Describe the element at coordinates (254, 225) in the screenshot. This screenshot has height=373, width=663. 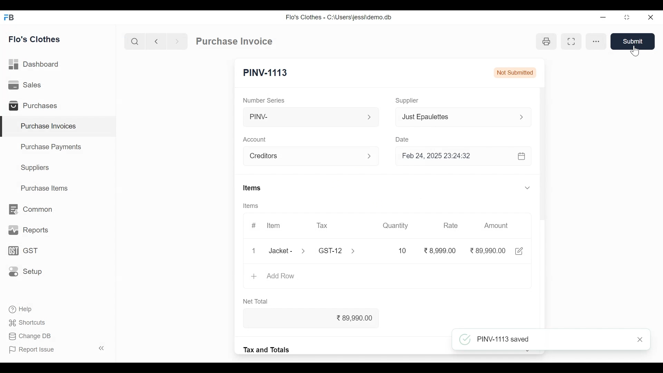
I see `#` at that location.